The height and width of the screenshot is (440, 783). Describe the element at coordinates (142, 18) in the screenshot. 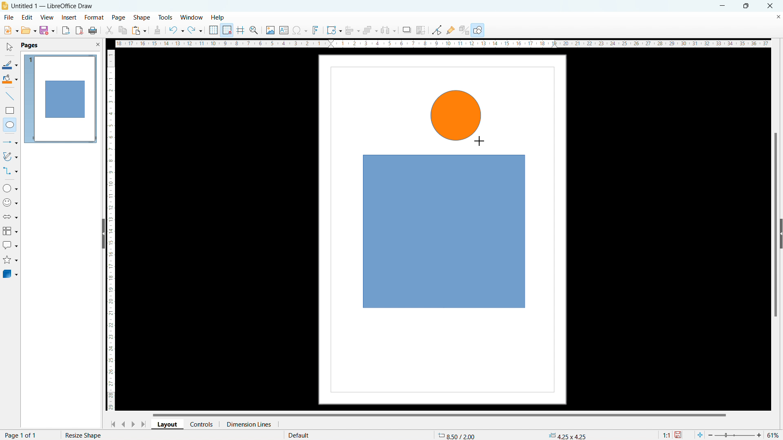

I see `shape` at that location.